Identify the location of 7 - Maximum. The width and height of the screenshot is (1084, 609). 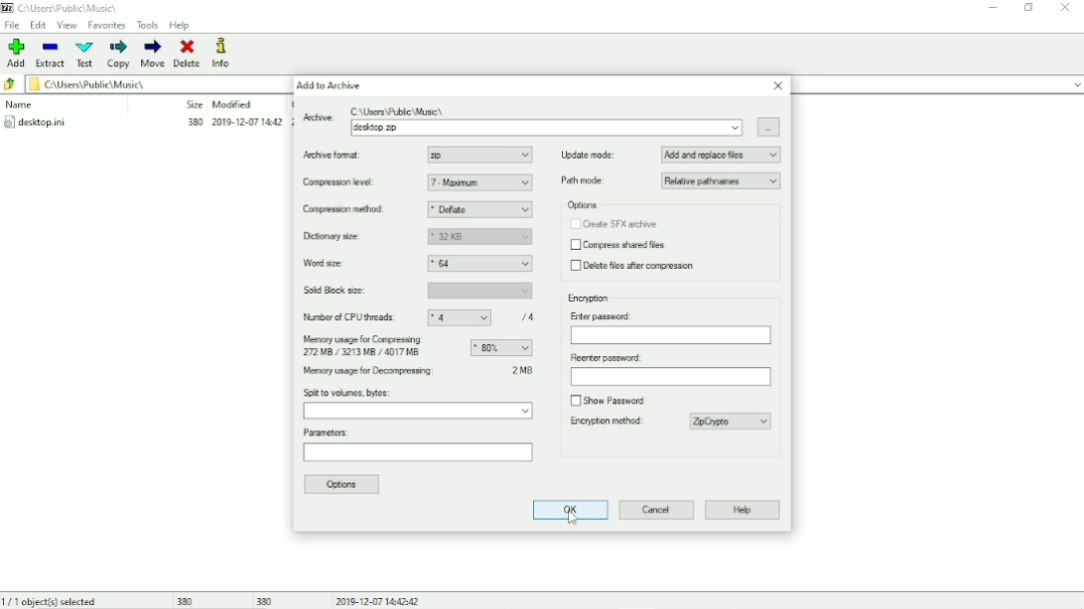
(479, 183).